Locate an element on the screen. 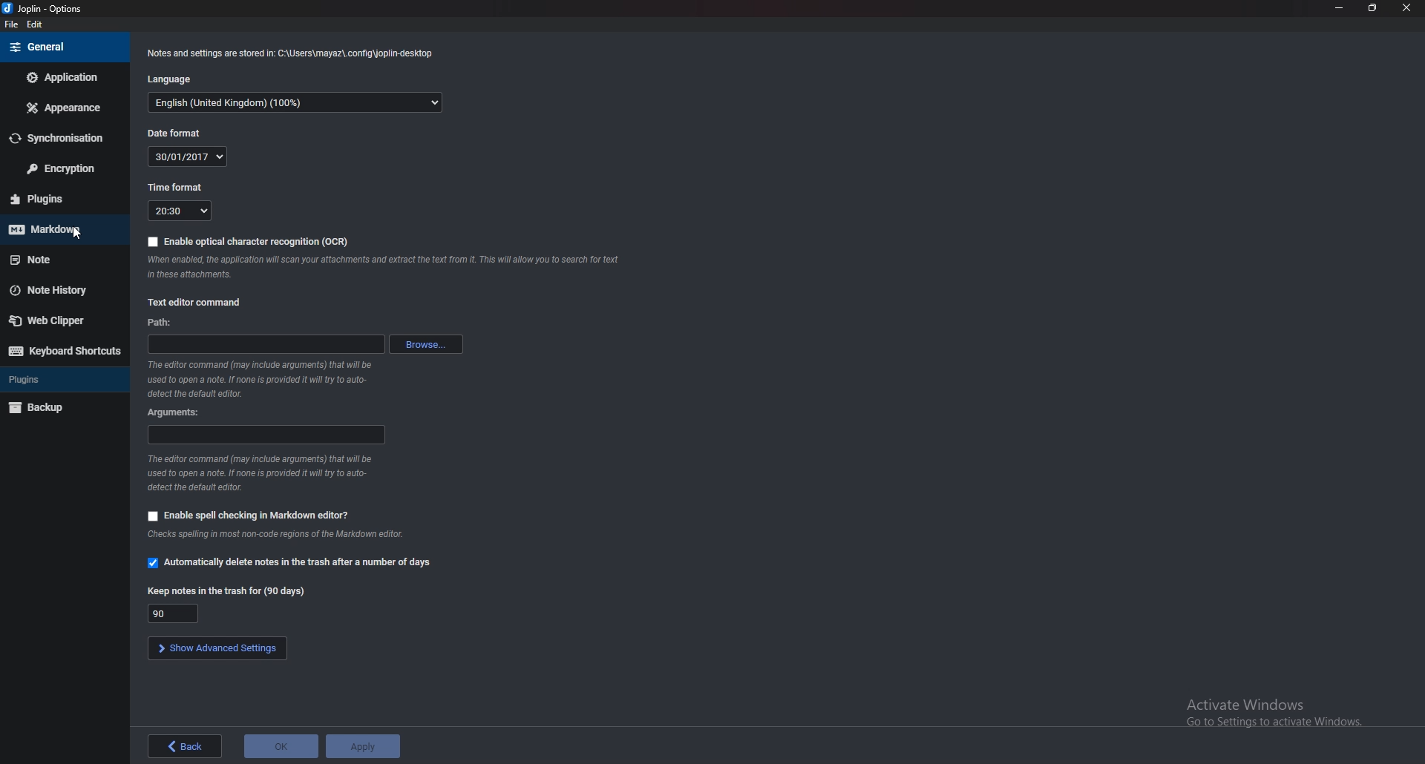 The width and height of the screenshot is (1425, 764). back is located at coordinates (183, 747).